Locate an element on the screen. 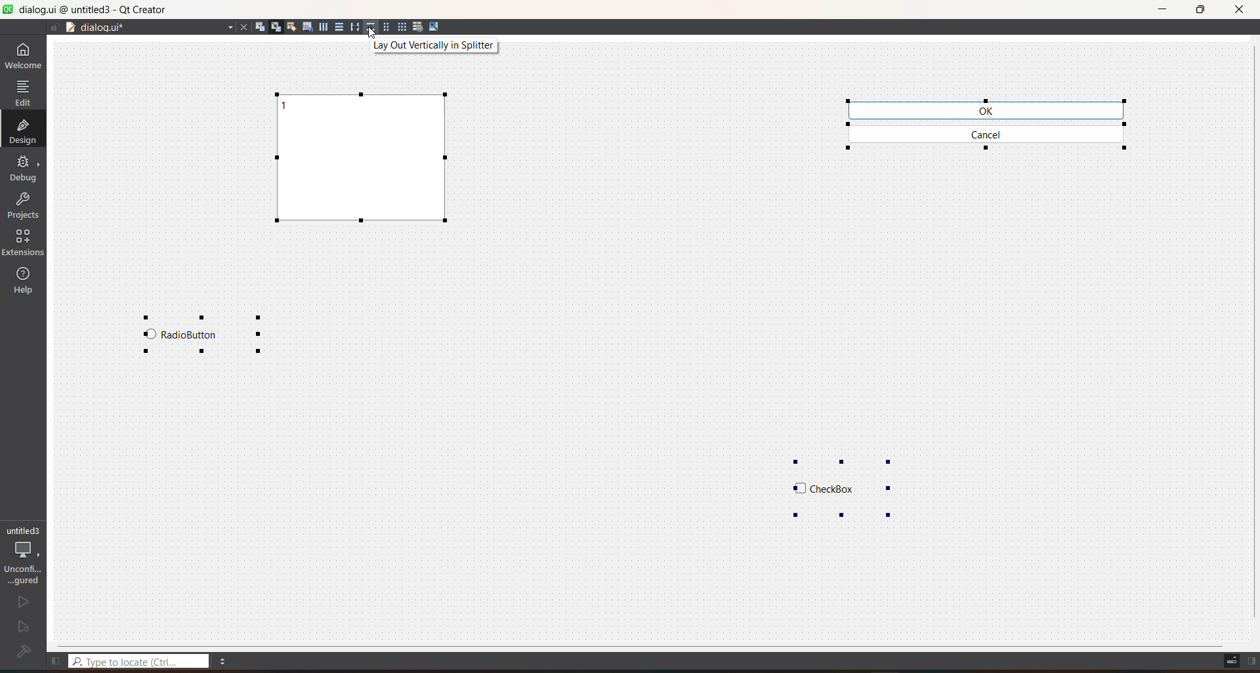  document split is located at coordinates (70, 28).